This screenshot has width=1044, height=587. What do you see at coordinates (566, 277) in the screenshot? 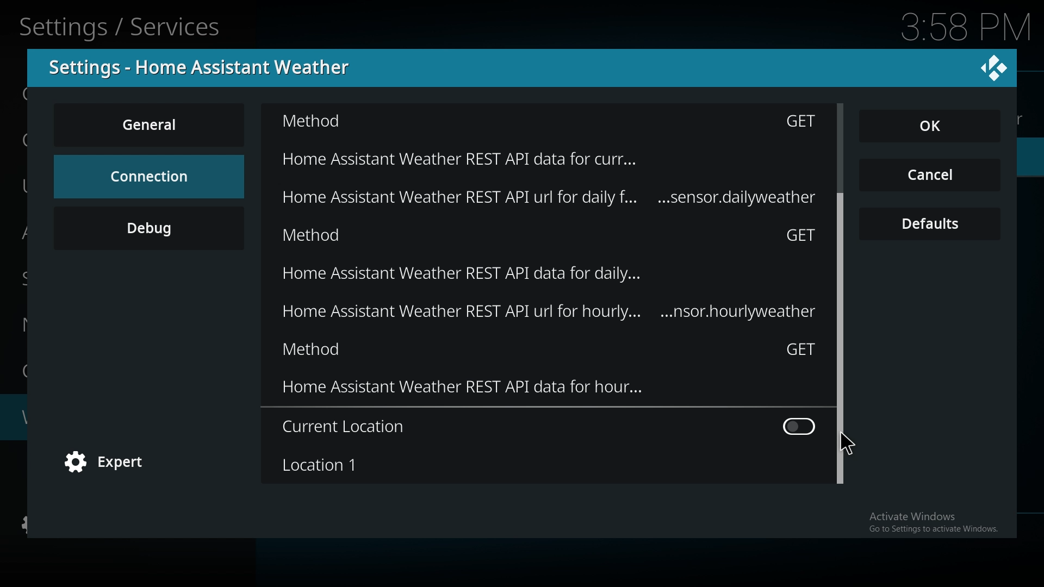
I see `Home assistant weather rest API data for daily` at bounding box center [566, 277].